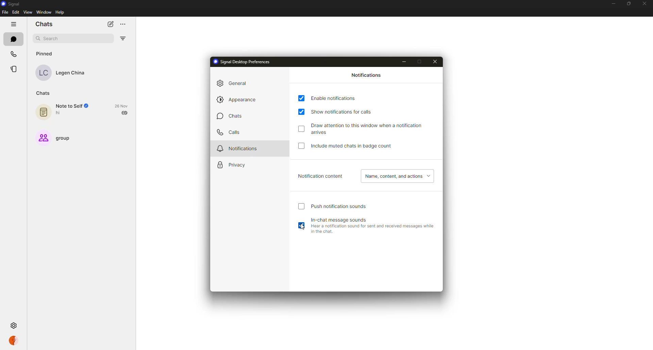 The height and width of the screenshot is (350, 653). Describe the element at coordinates (15, 24) in the screenshot. I see `hide tabs` at that location.